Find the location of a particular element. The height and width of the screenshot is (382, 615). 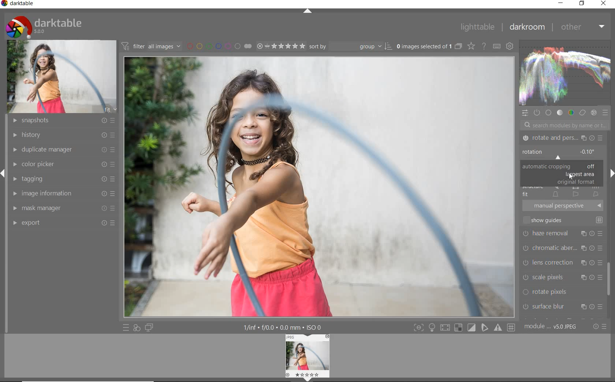

close is located at coordinates (604, 3).